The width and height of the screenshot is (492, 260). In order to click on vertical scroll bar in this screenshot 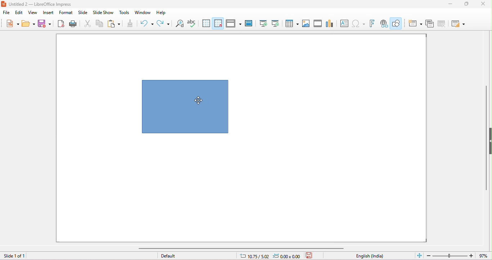, I will do `click(485, 143)`.